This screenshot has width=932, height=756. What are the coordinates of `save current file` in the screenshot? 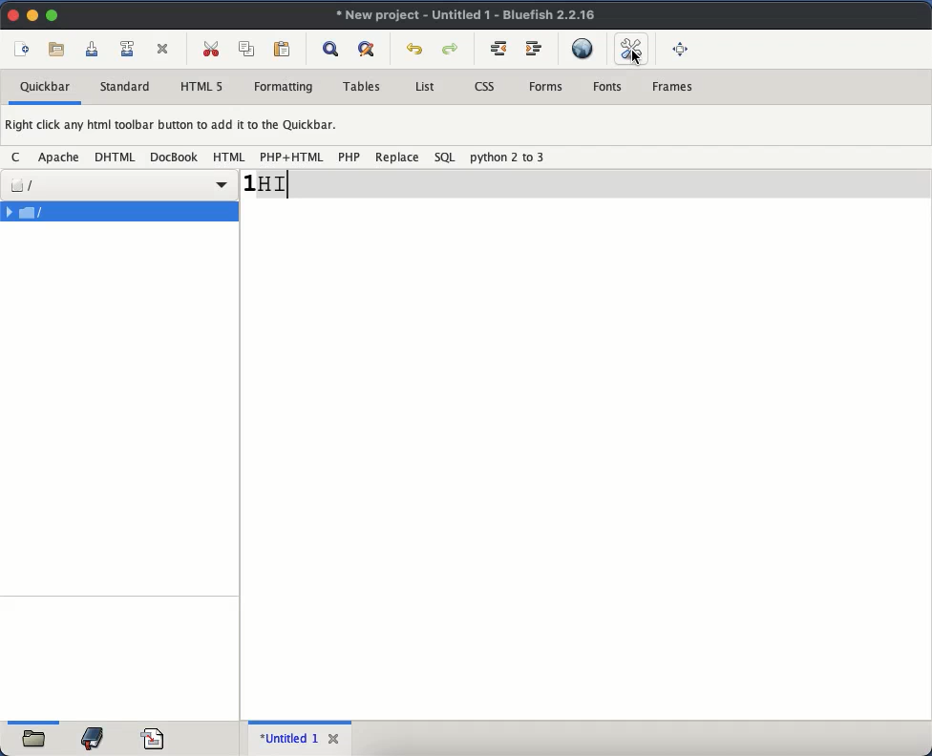 It's located at (92, 48).